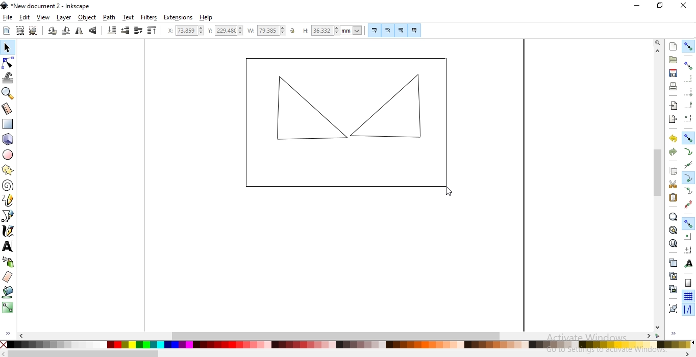 The width and height of the screenshot is (696, 357). What do you see at coordinates (674, 46) in the screenshot?
I see `create new document with default template` at bounding box center [674, 46].